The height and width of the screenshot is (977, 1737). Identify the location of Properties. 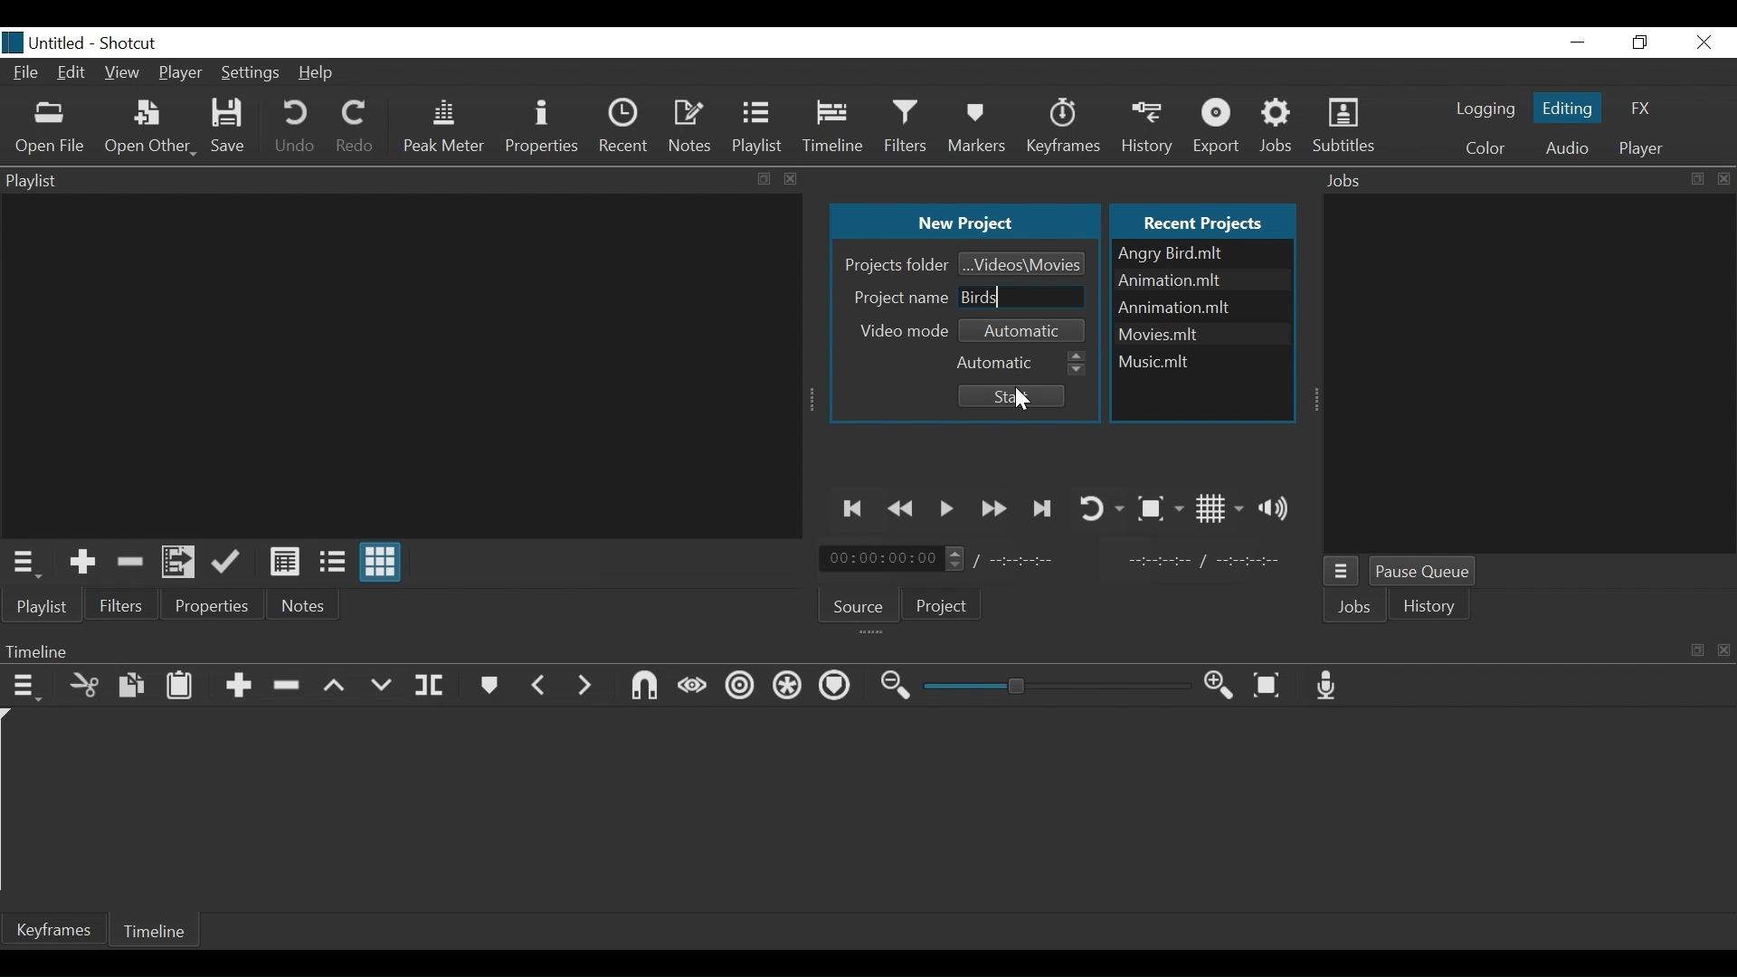
(541, 127).